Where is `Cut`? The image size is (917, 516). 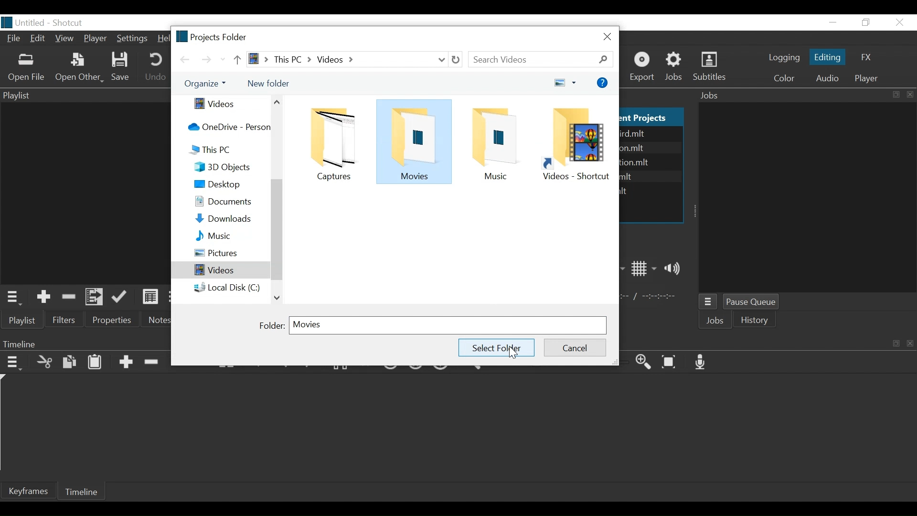
Cut is located at coordinates (45, 361).